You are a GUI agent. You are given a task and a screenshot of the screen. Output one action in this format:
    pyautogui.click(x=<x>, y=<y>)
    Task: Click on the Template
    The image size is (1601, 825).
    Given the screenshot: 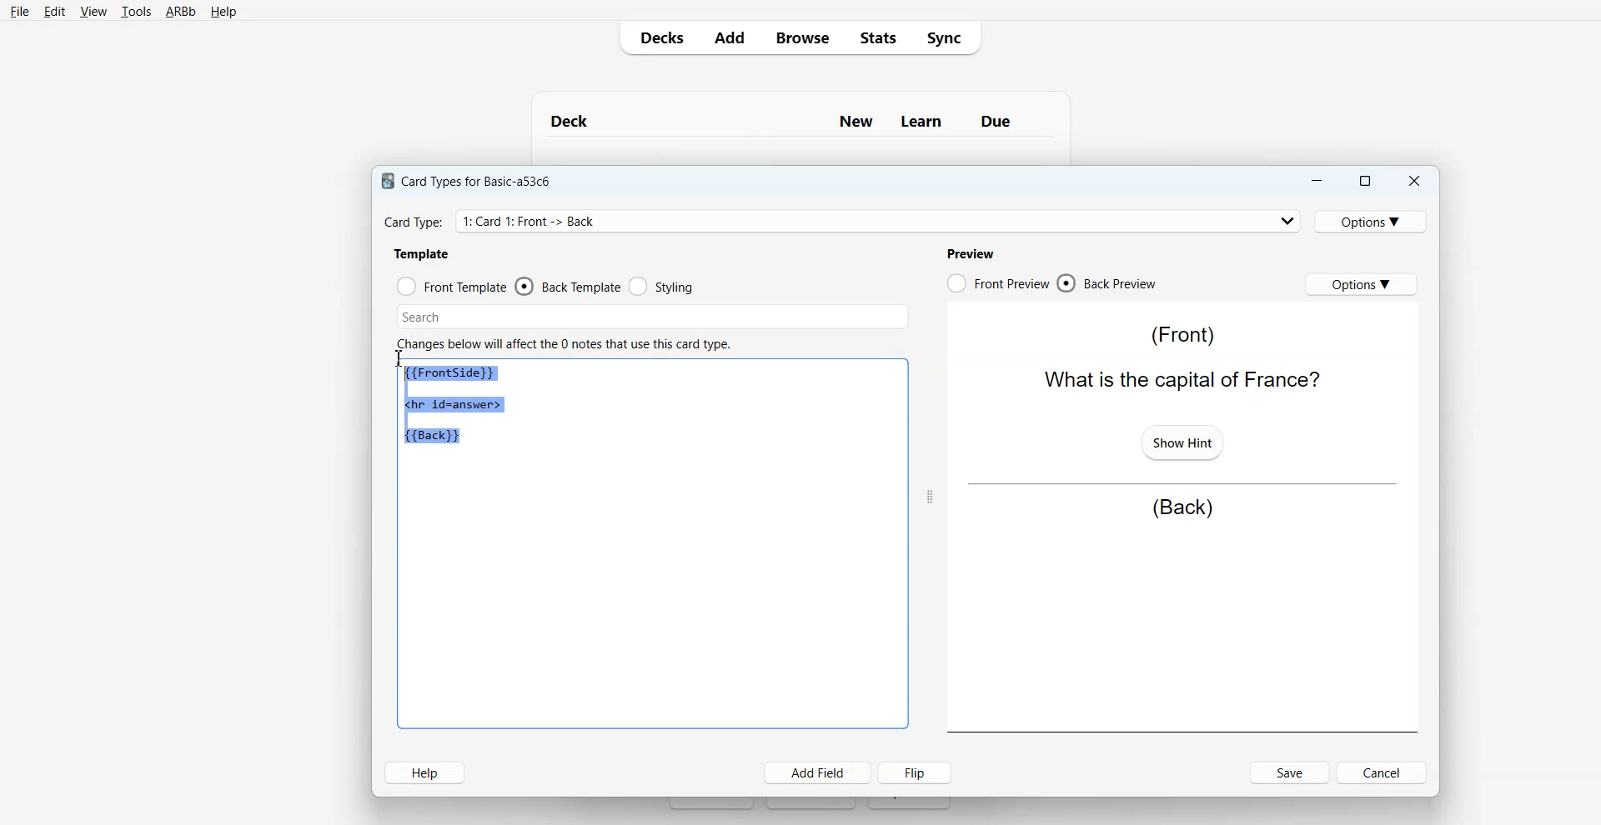 What is the action you would take?
    pyautogui.click(x=423, y=253)
    